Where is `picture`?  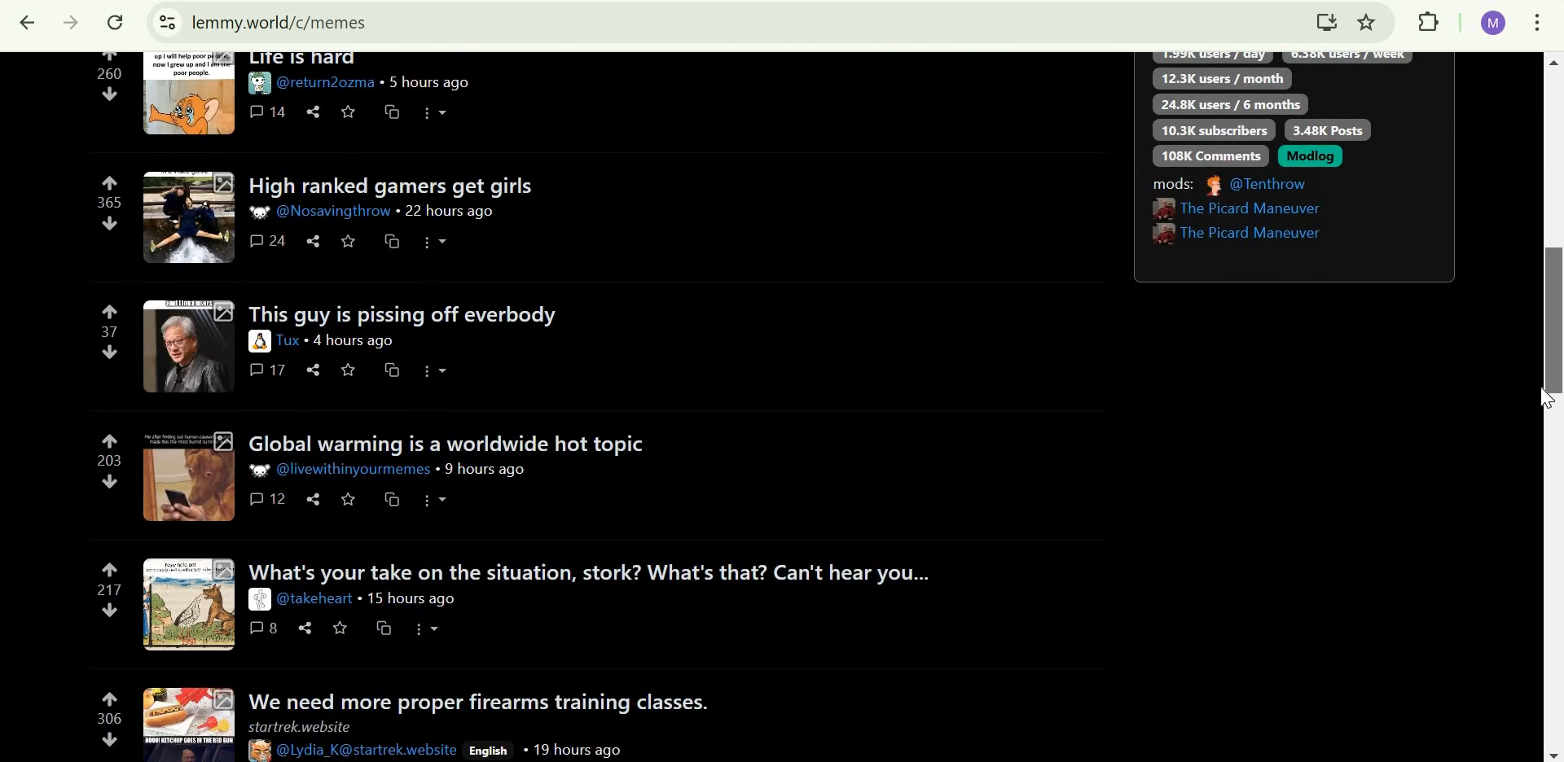 picture is located at coordinates (259, 600).